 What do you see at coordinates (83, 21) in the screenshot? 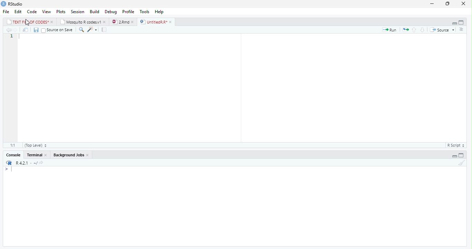
I see `Mosquito R codes.v1` at bounding box center [83, 21].